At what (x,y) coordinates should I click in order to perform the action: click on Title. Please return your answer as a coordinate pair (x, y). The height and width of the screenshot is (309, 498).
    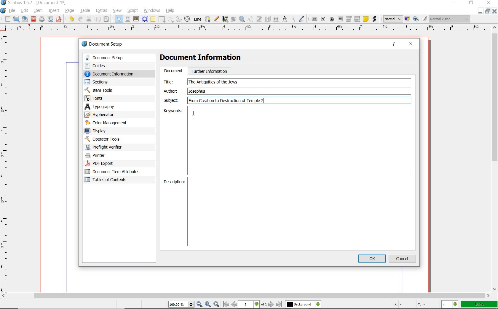
    Looking at the image, I should click on (172, 82).